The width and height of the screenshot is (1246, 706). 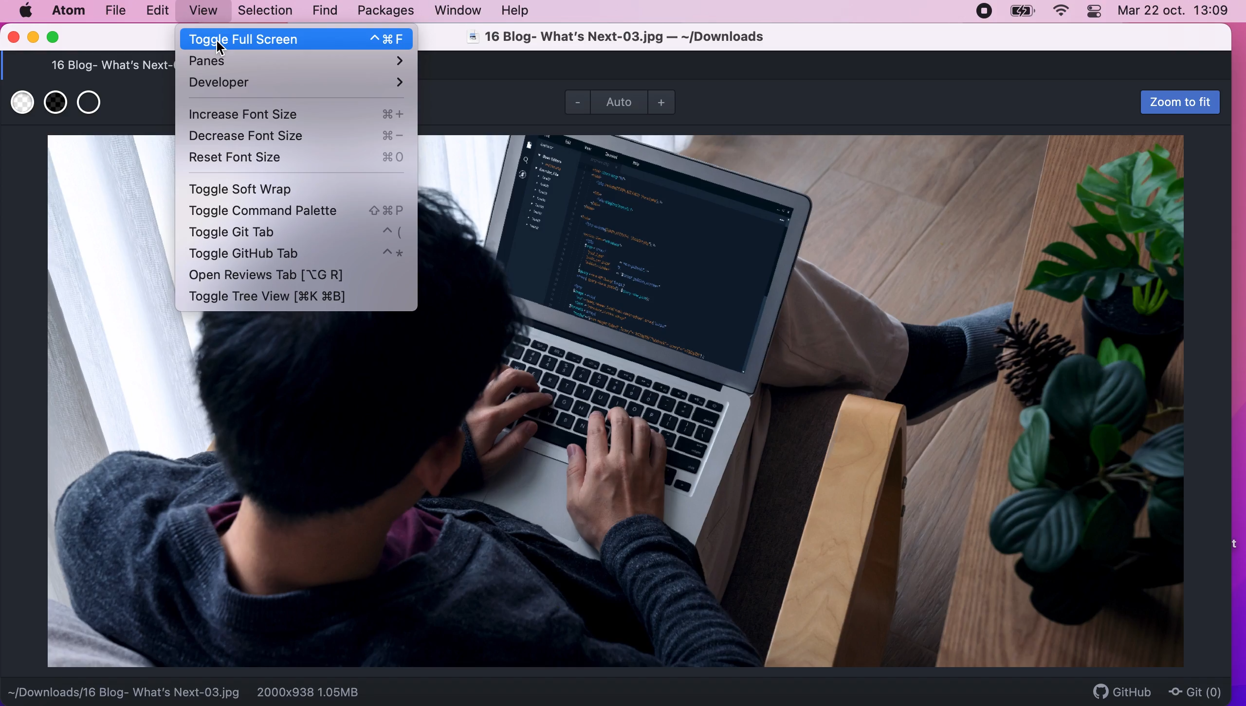 What do you see at coordinates (309, 691) in the screenshot?
I see `2000x938 1.05MB` at bounding box center [309, 691].